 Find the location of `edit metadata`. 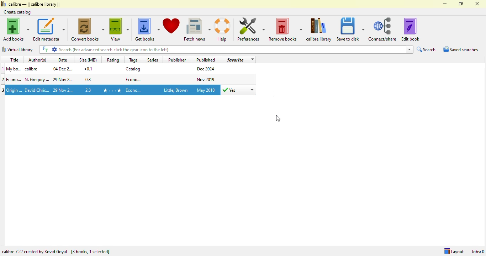

edit metadata is located at coordinates (49, 29).